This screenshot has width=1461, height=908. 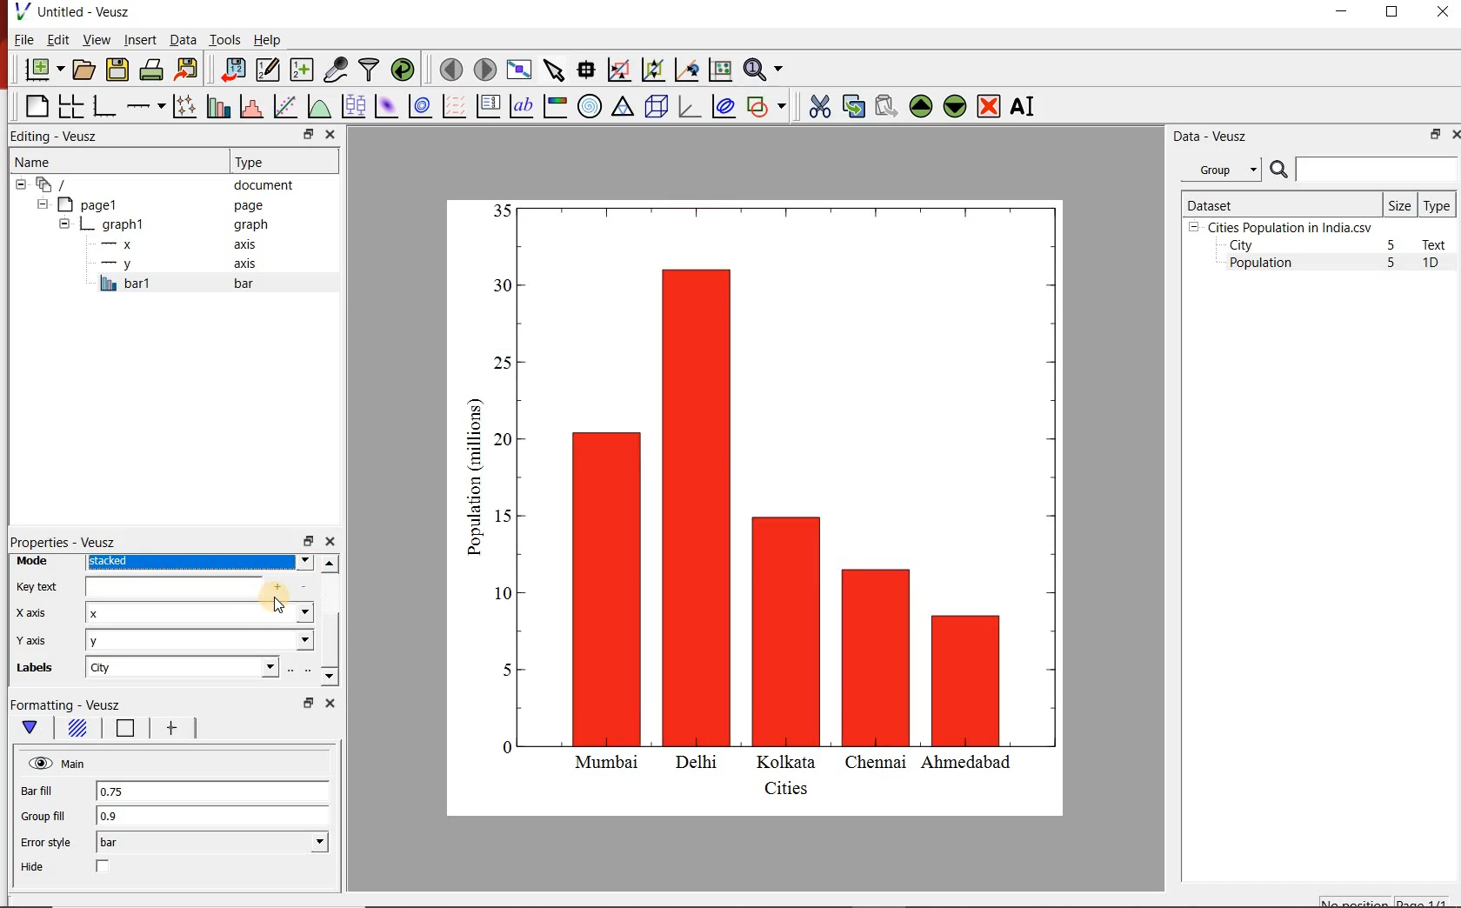 What do you see at coordinates (122, 731) in the screenshot?
I see `Line` at bounding box center [122, 731].